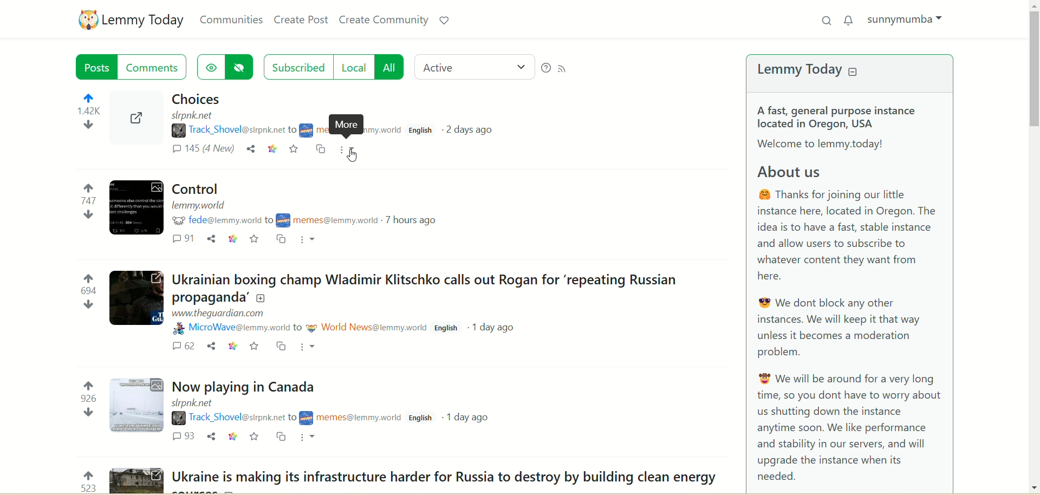 Image resolution: width=1040 pixels, height=495 pixels. I want to click on show hidden posts, so click(209, 68).